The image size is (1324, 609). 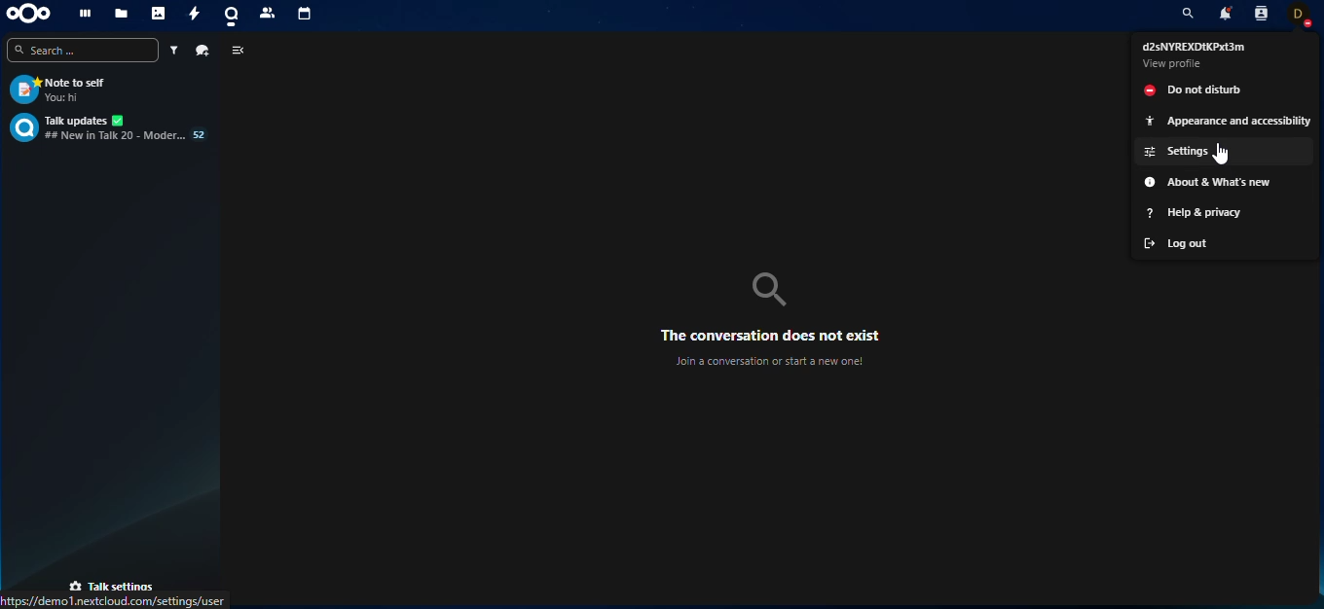 I want to click on The conversation does not exist, so click(x=770, y=336).